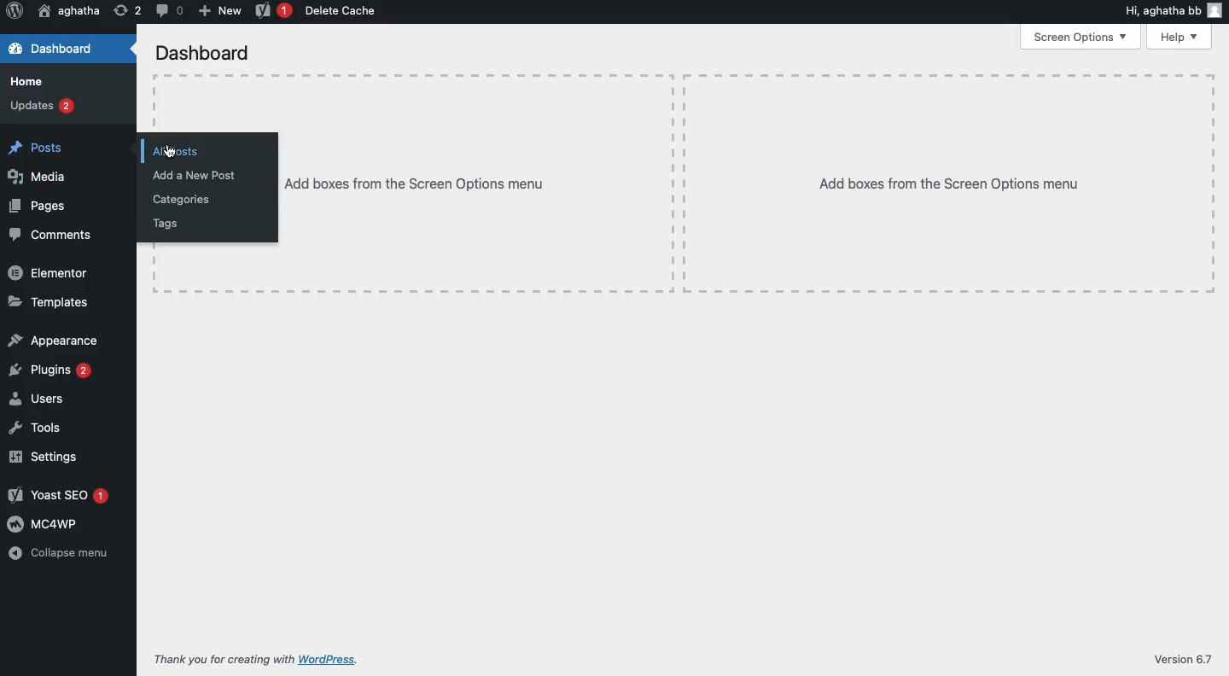 This screenshot has height=676, width=1229. Describe the element at coordinates (171, 152) in the screenshot. I see `Cursor` at that location.